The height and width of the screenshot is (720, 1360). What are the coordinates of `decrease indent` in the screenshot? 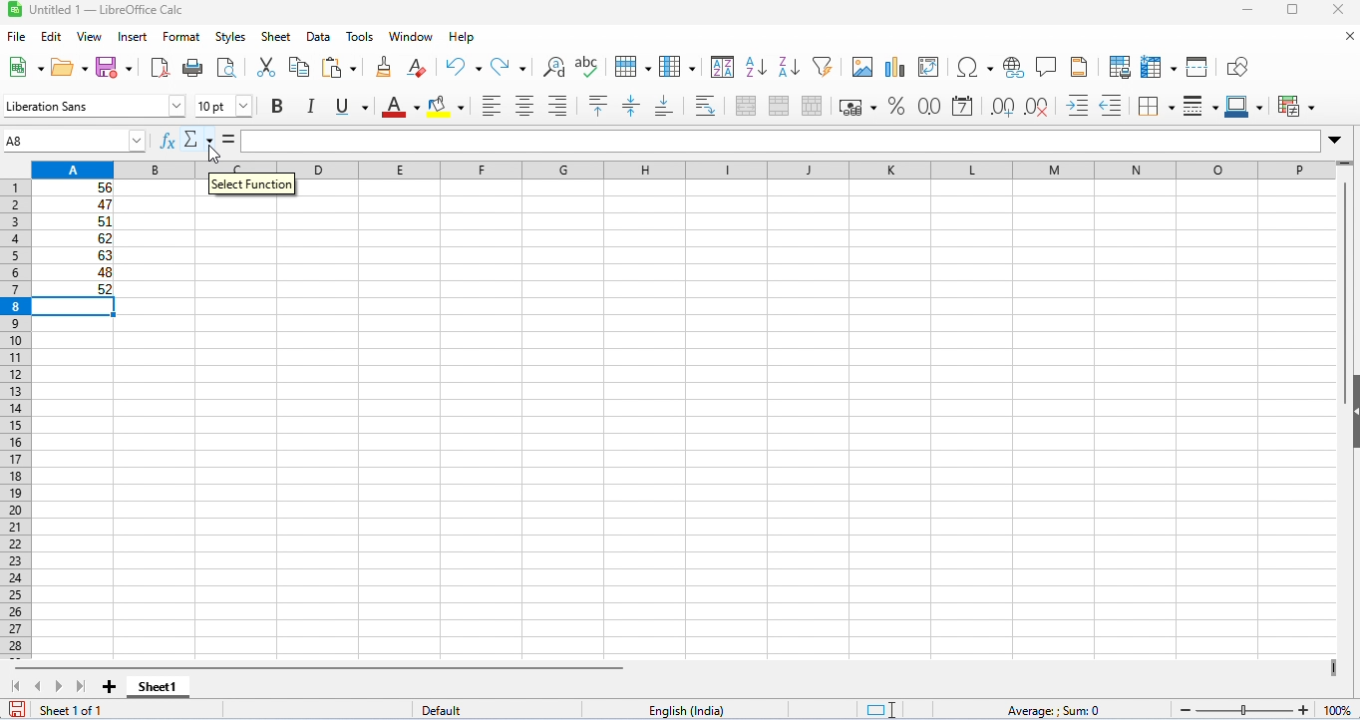 It's located at (1112, 106).